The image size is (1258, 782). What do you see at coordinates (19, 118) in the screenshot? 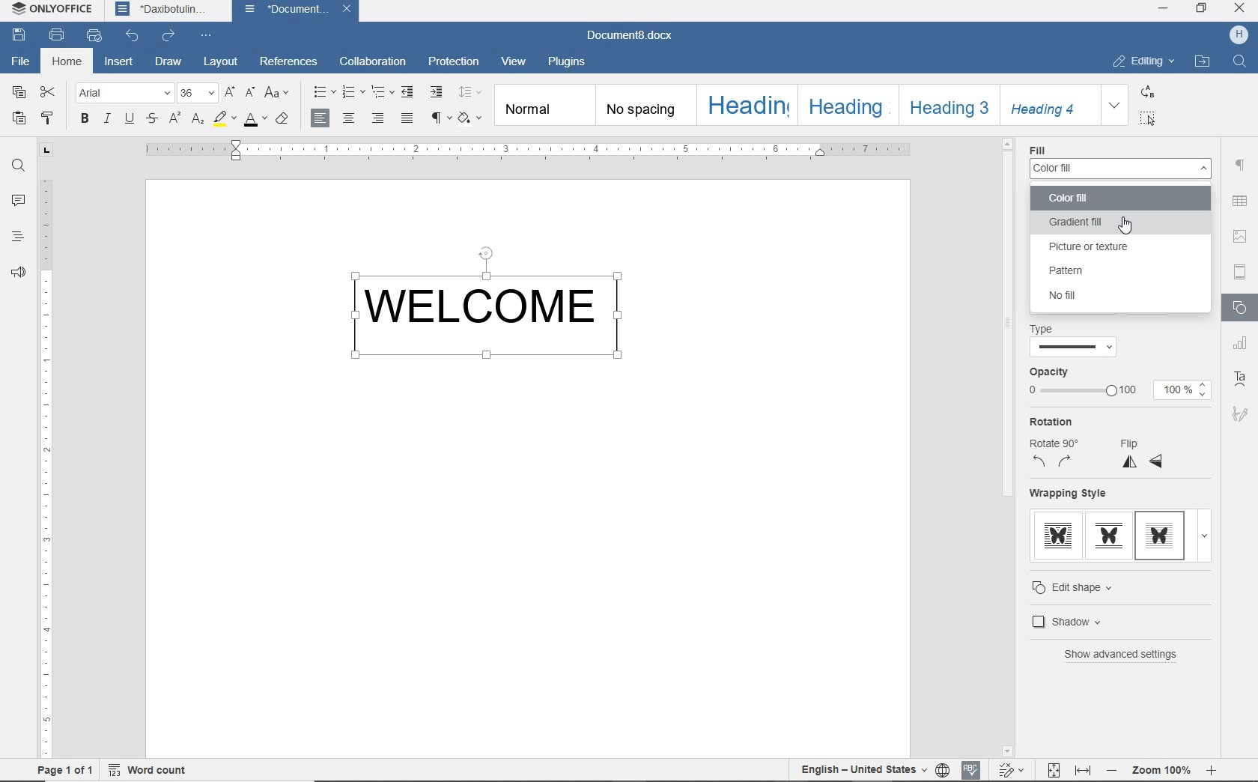
I see `PASTE` at bounding box center [19, 118].